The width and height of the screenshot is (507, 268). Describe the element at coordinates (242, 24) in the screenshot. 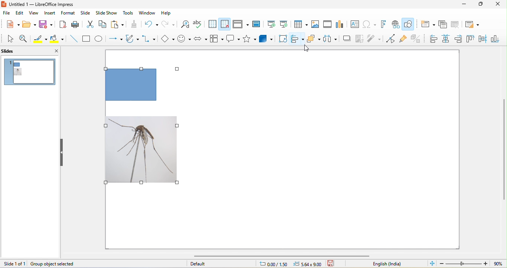

I see `display view` at that location.